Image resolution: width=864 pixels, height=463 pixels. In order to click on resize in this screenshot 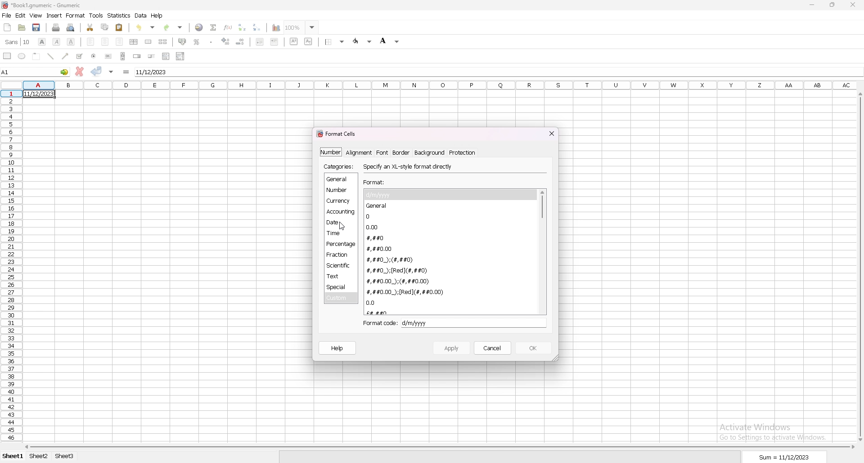, I will do `click(833, 4)`.